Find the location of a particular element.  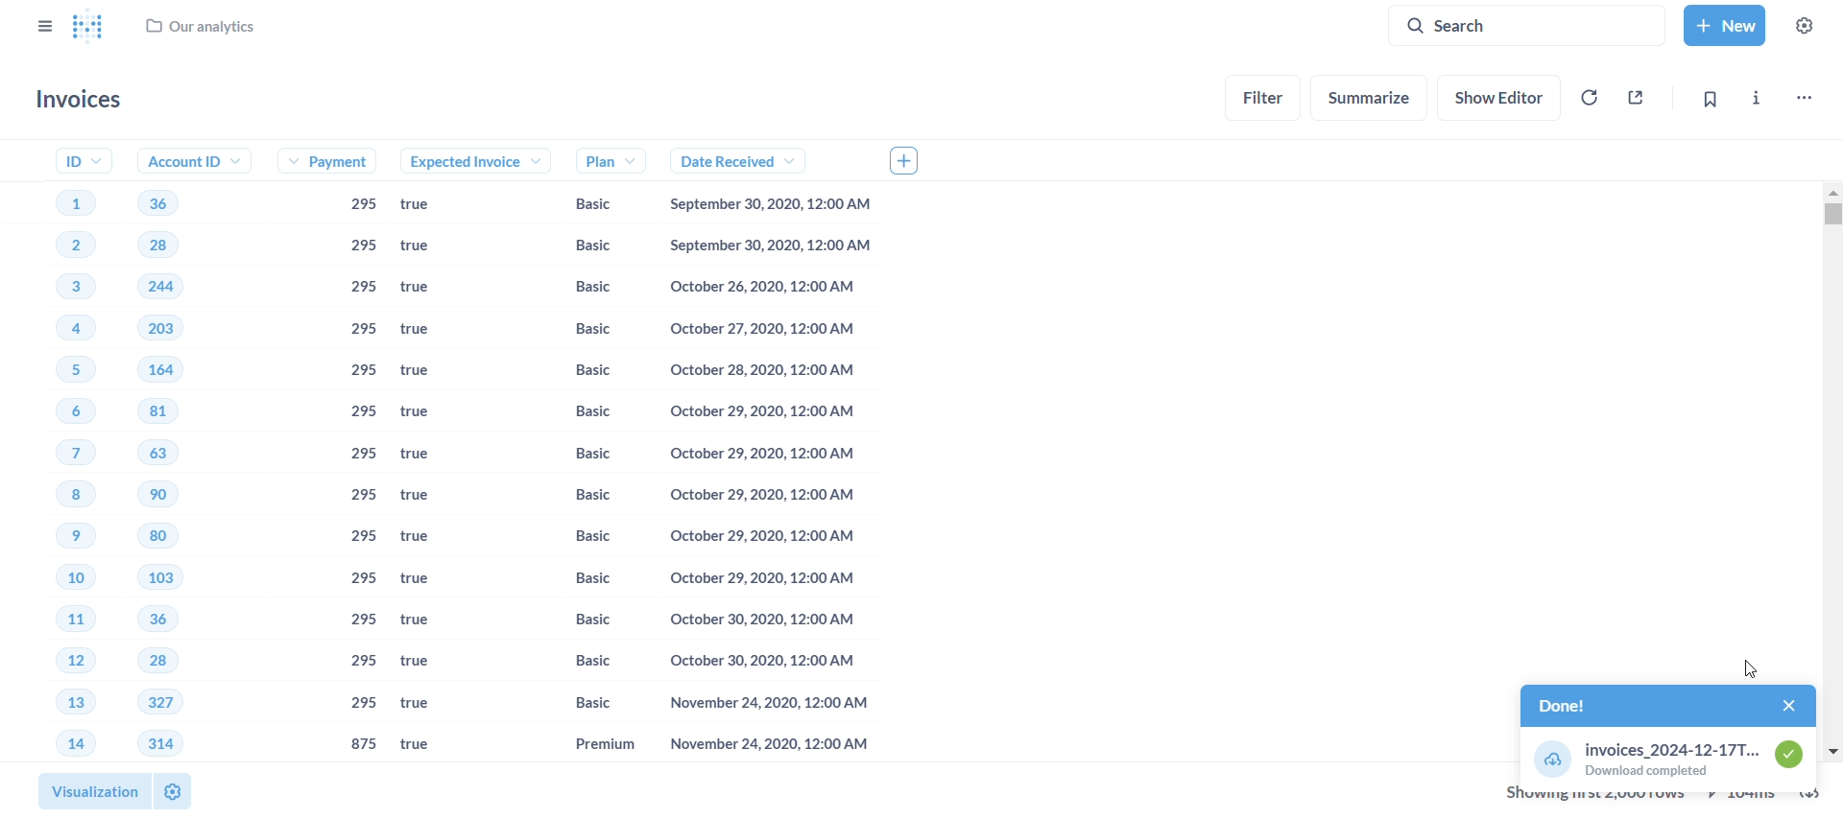

295 is located at coordinates (364, 577).